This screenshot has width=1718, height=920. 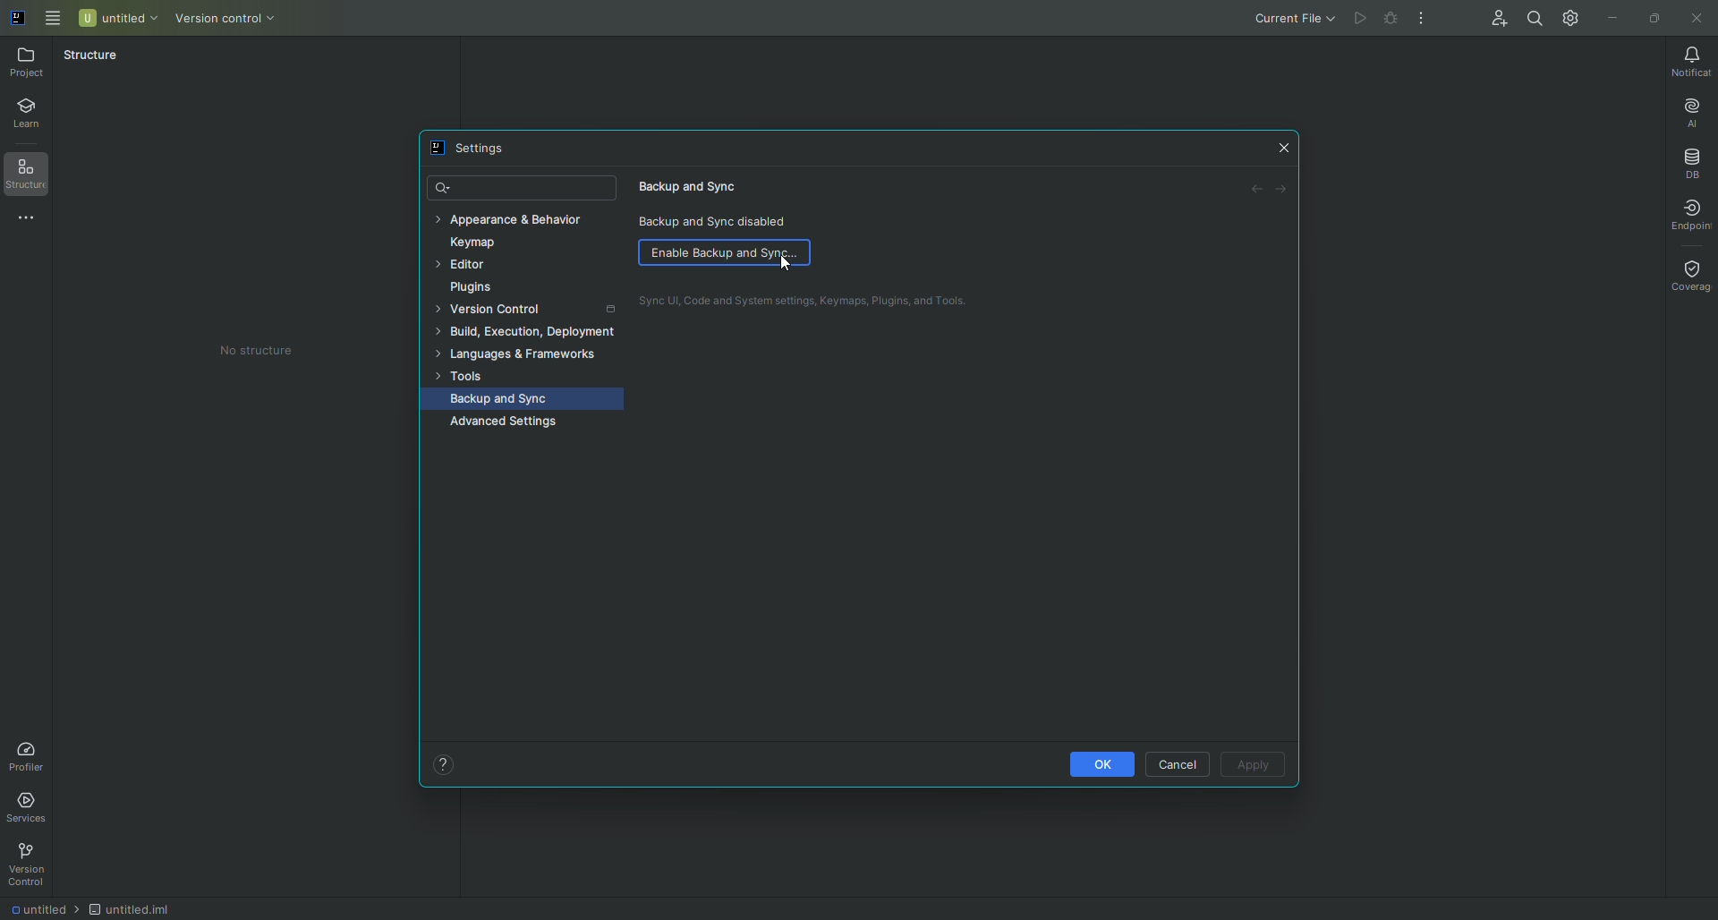 I want to click on Editor, so click(x=471, y=268).